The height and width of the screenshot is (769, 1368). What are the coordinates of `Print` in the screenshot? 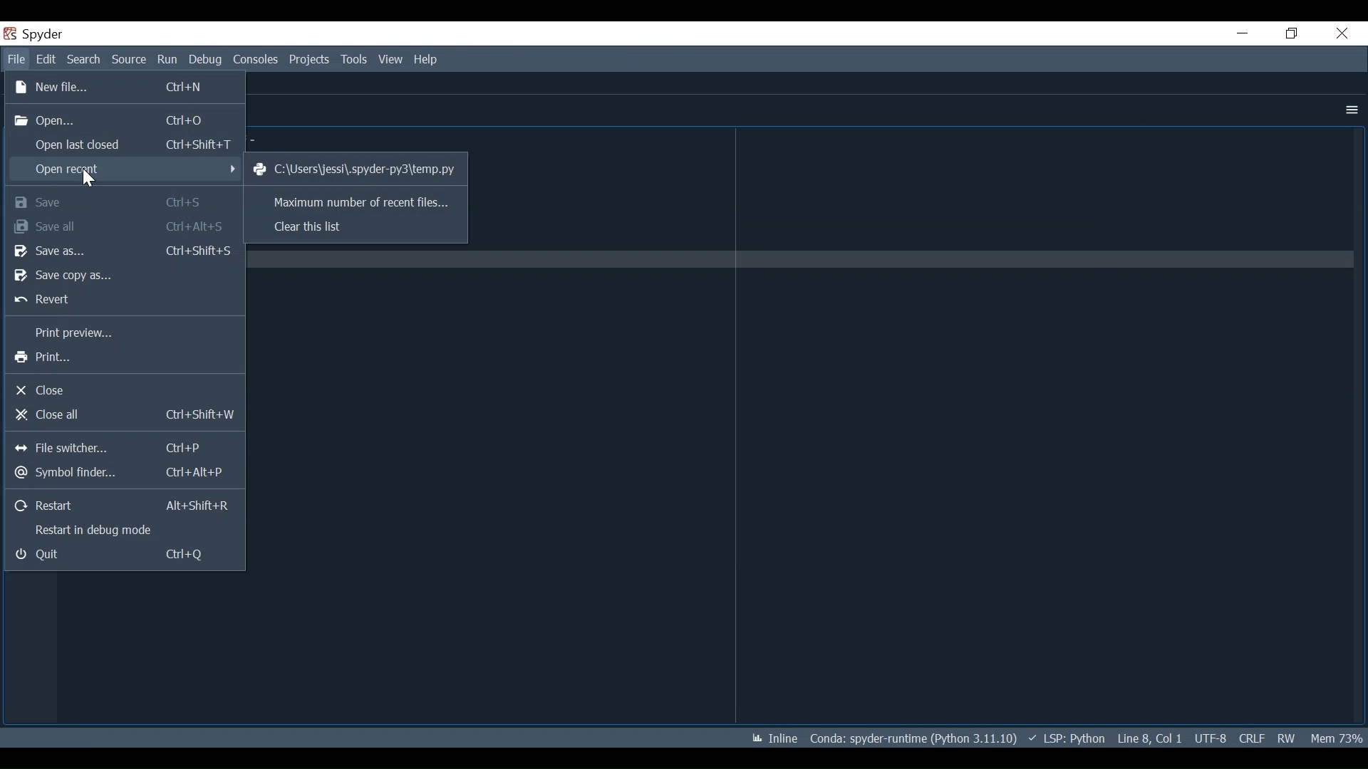 It's located at (123, 359).